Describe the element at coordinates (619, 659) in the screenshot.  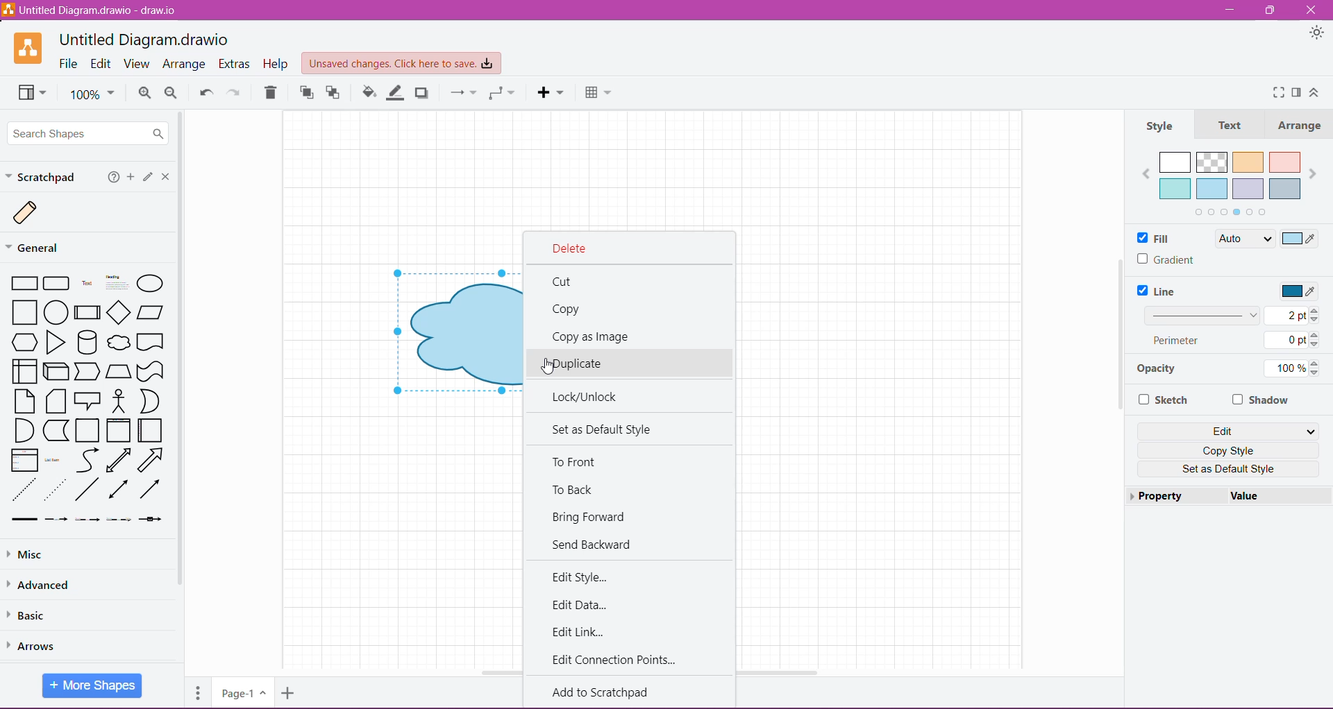
I see `Edit Connection Points` at that location.